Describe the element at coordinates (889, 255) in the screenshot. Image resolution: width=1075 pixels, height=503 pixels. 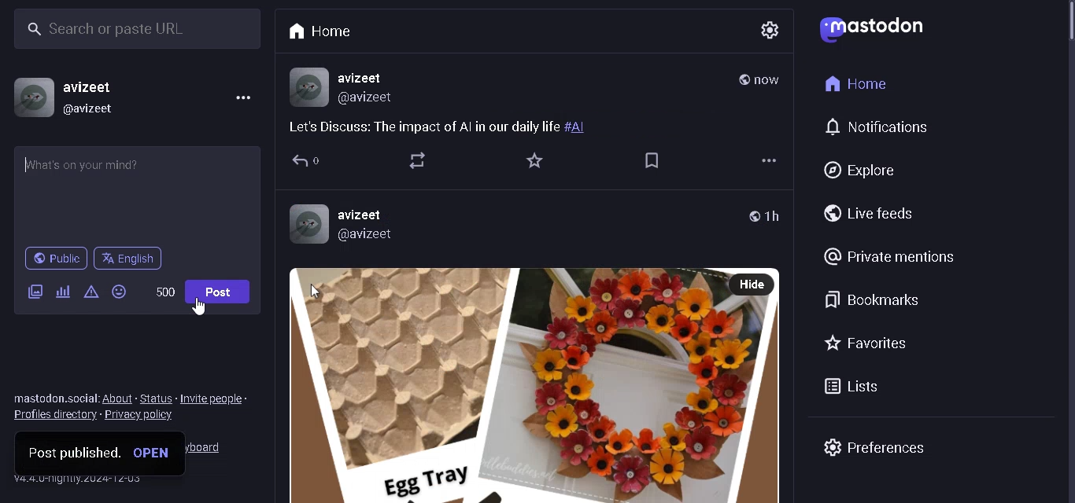
I see `PRIVATE MENTIONS` at that location.